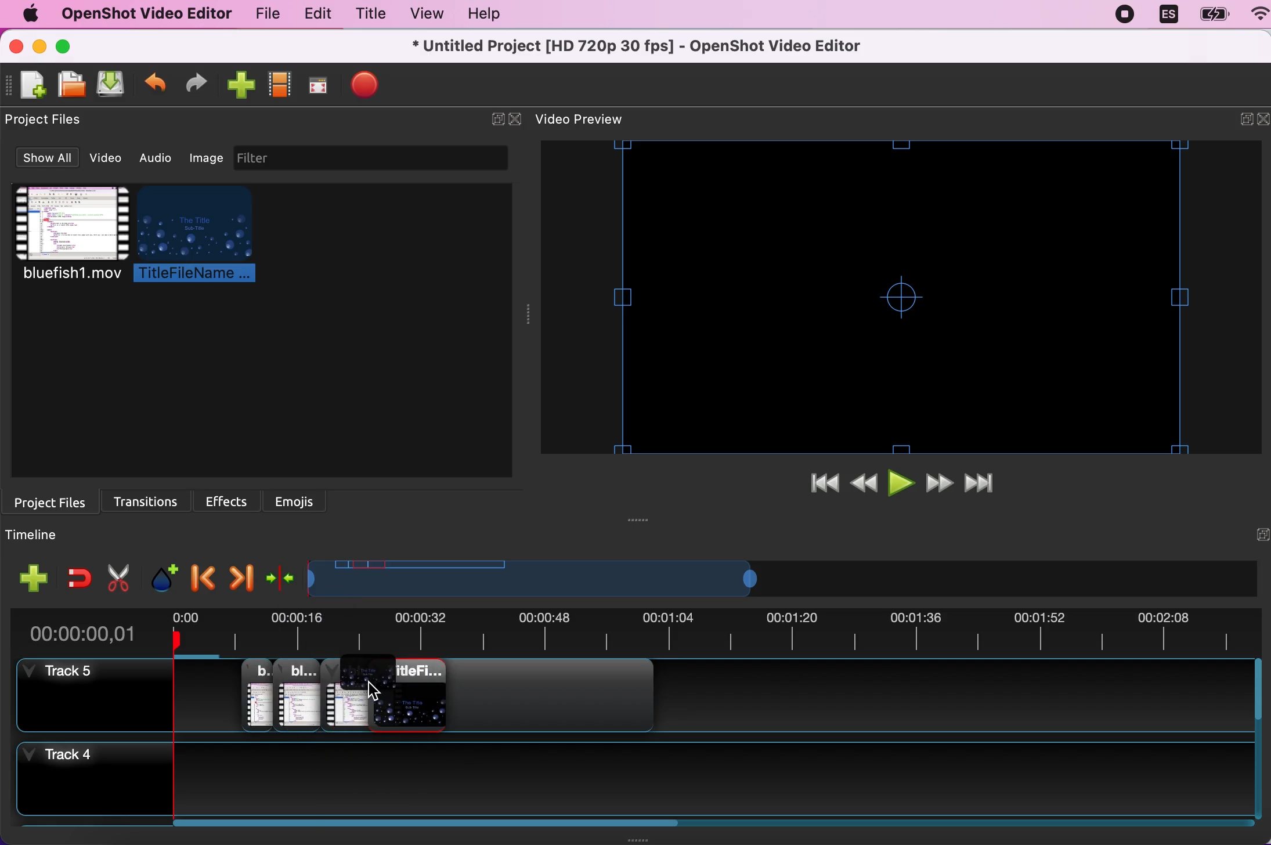 The height and width of the screenshot is (845, 1271). Describe the element at coordinates (1210, 15) in the screenshot. I see `battery` at that location.